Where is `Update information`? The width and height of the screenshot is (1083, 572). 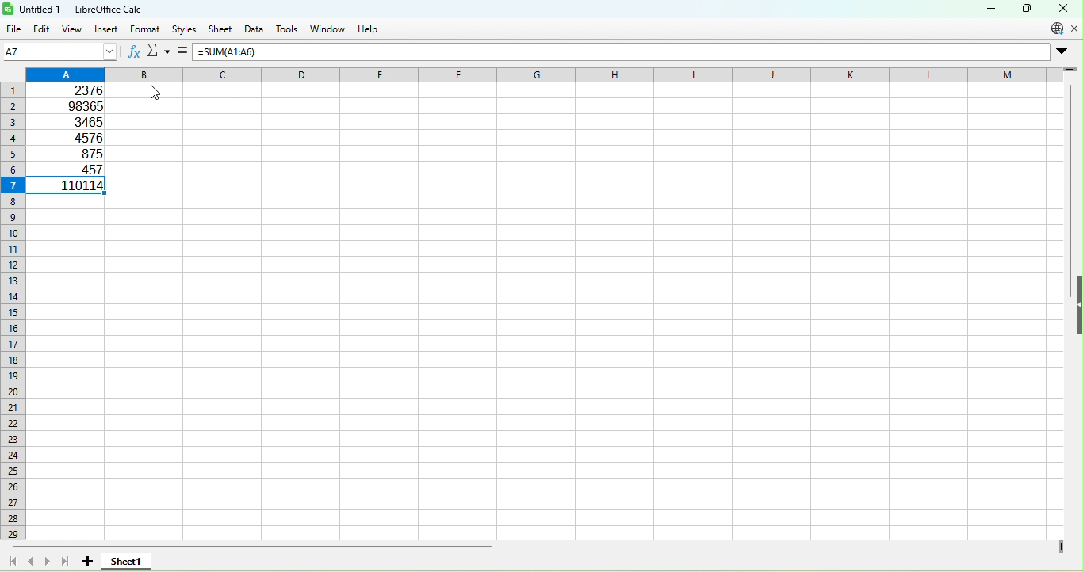 Update information is located at coordinates (1056, 29).